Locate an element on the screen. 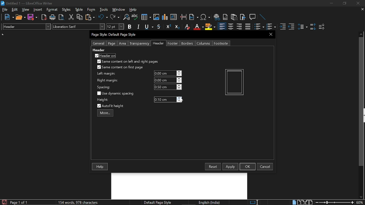 The width and height of the screenshot is (365, 205). Close current tab is located at coordinates (361, 9).